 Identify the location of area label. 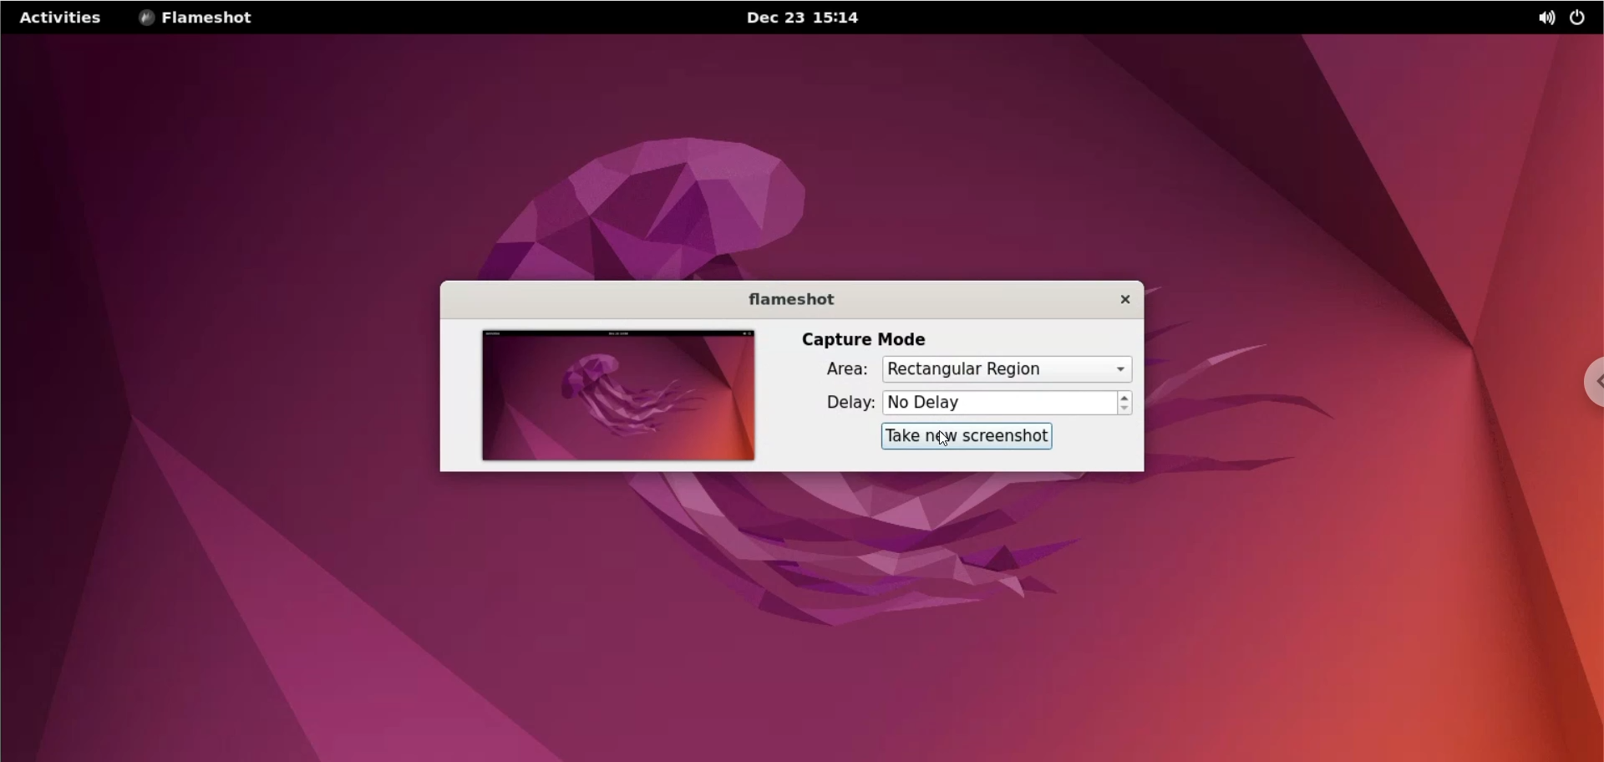
(840, 372).